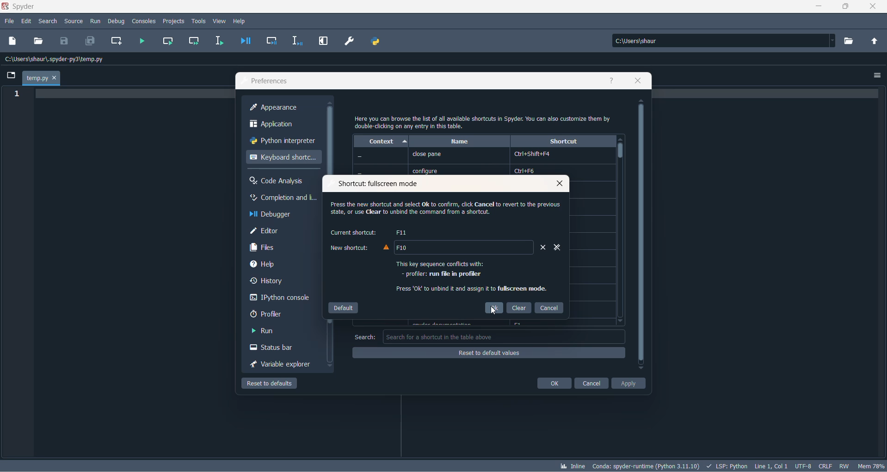  I want to click on projects, so click(174, 20).